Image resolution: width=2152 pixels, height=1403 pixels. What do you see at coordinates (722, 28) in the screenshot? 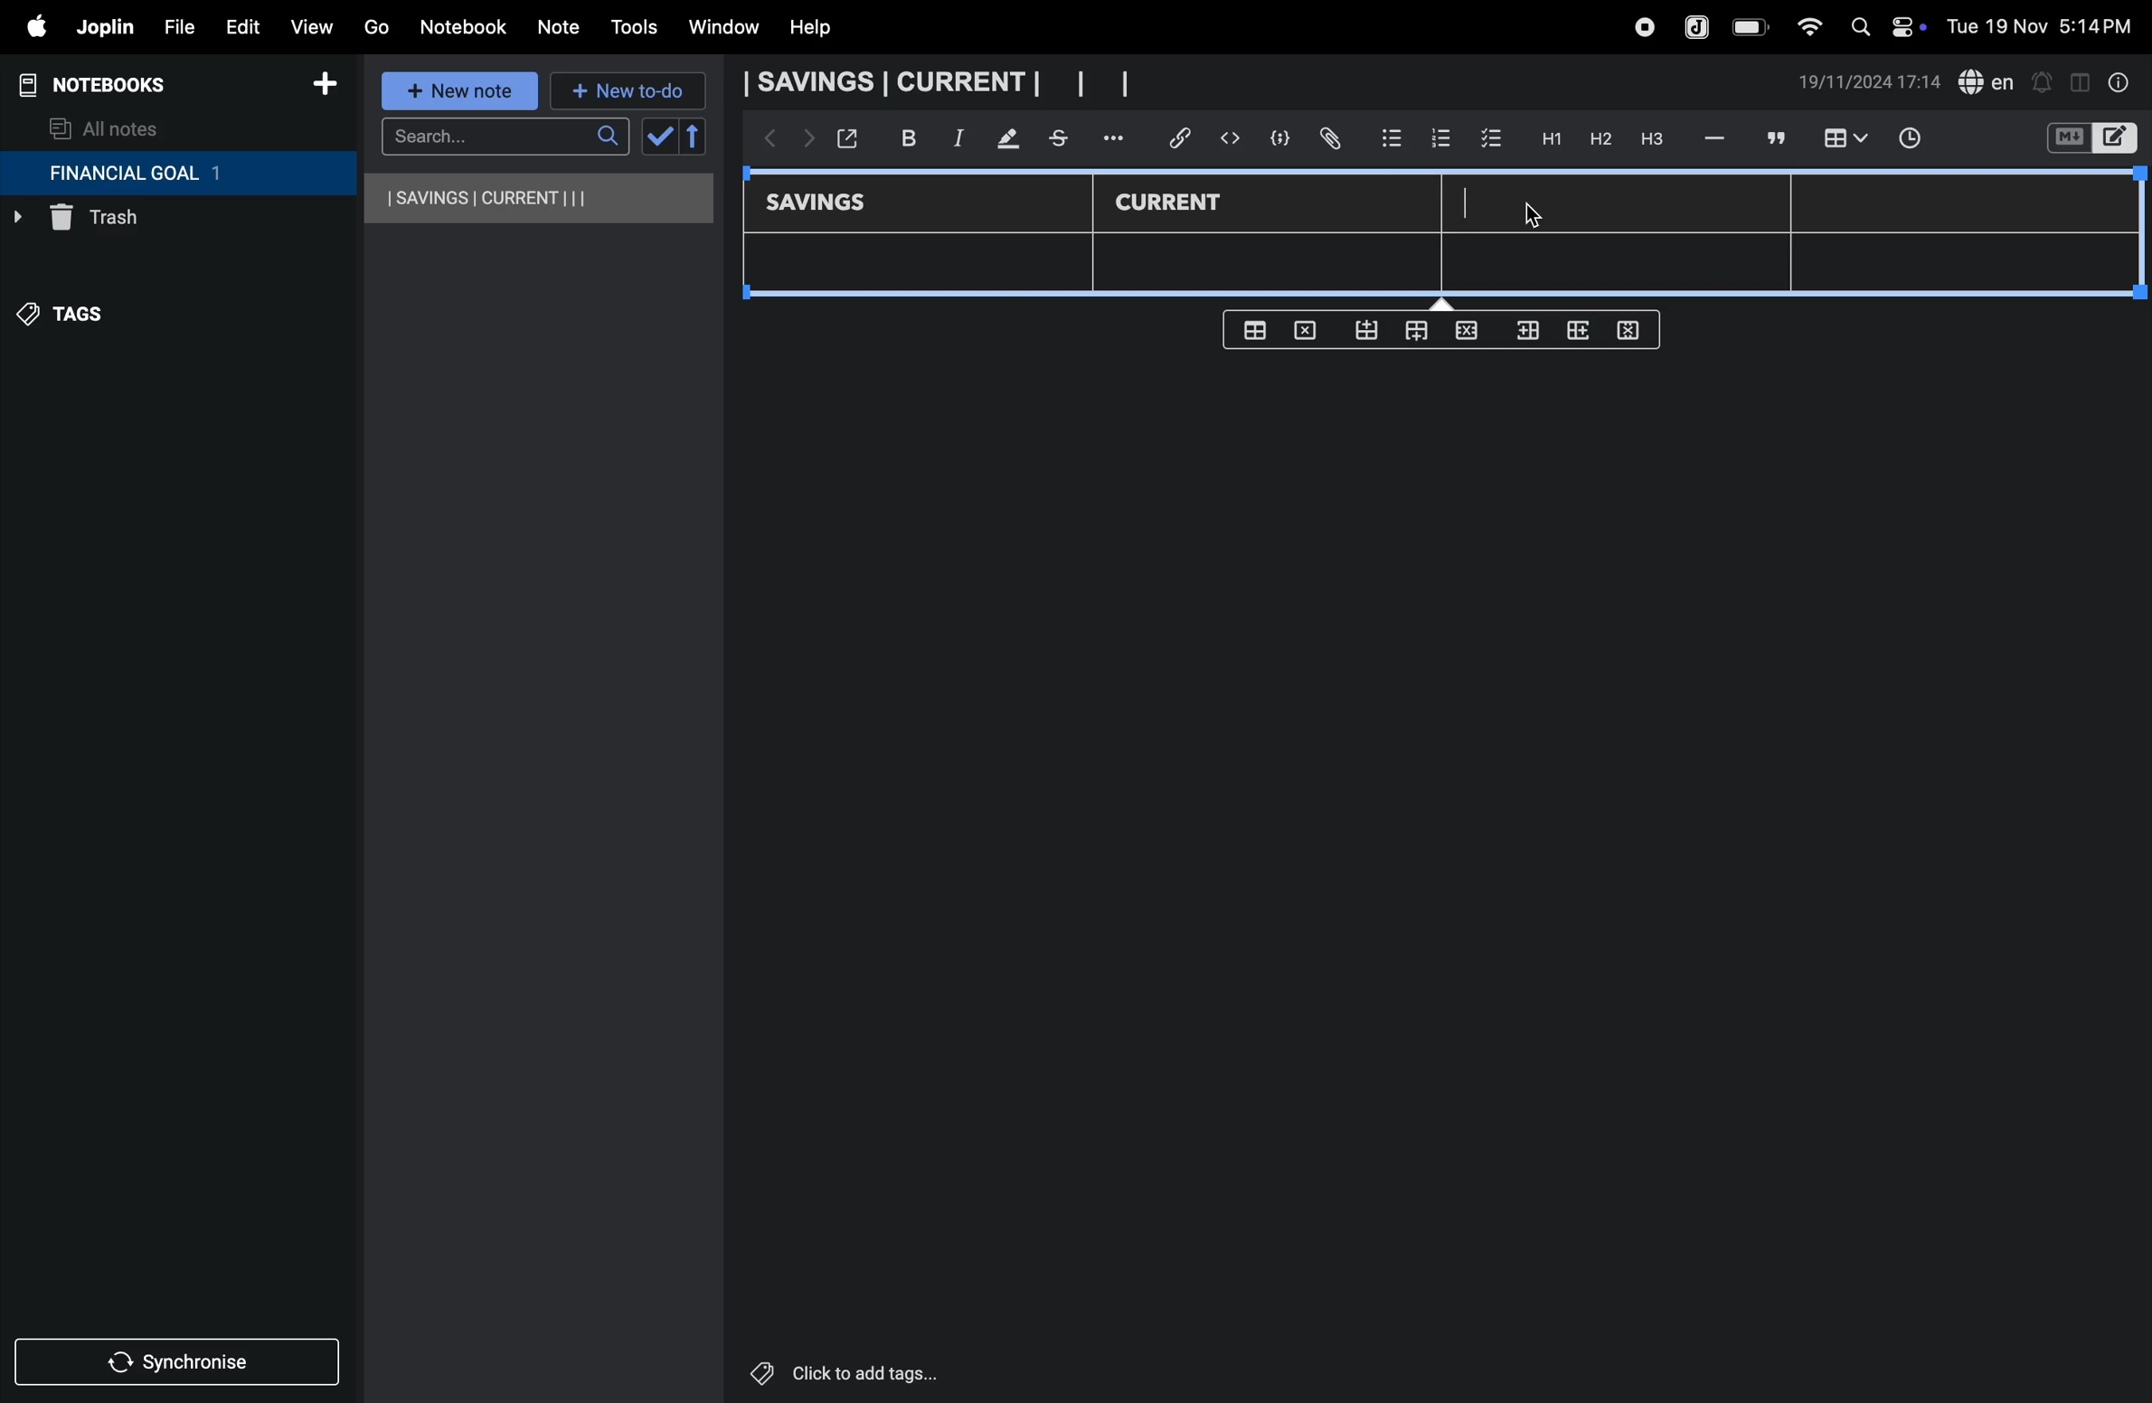
I see `window` at bounding box center [722, 28].